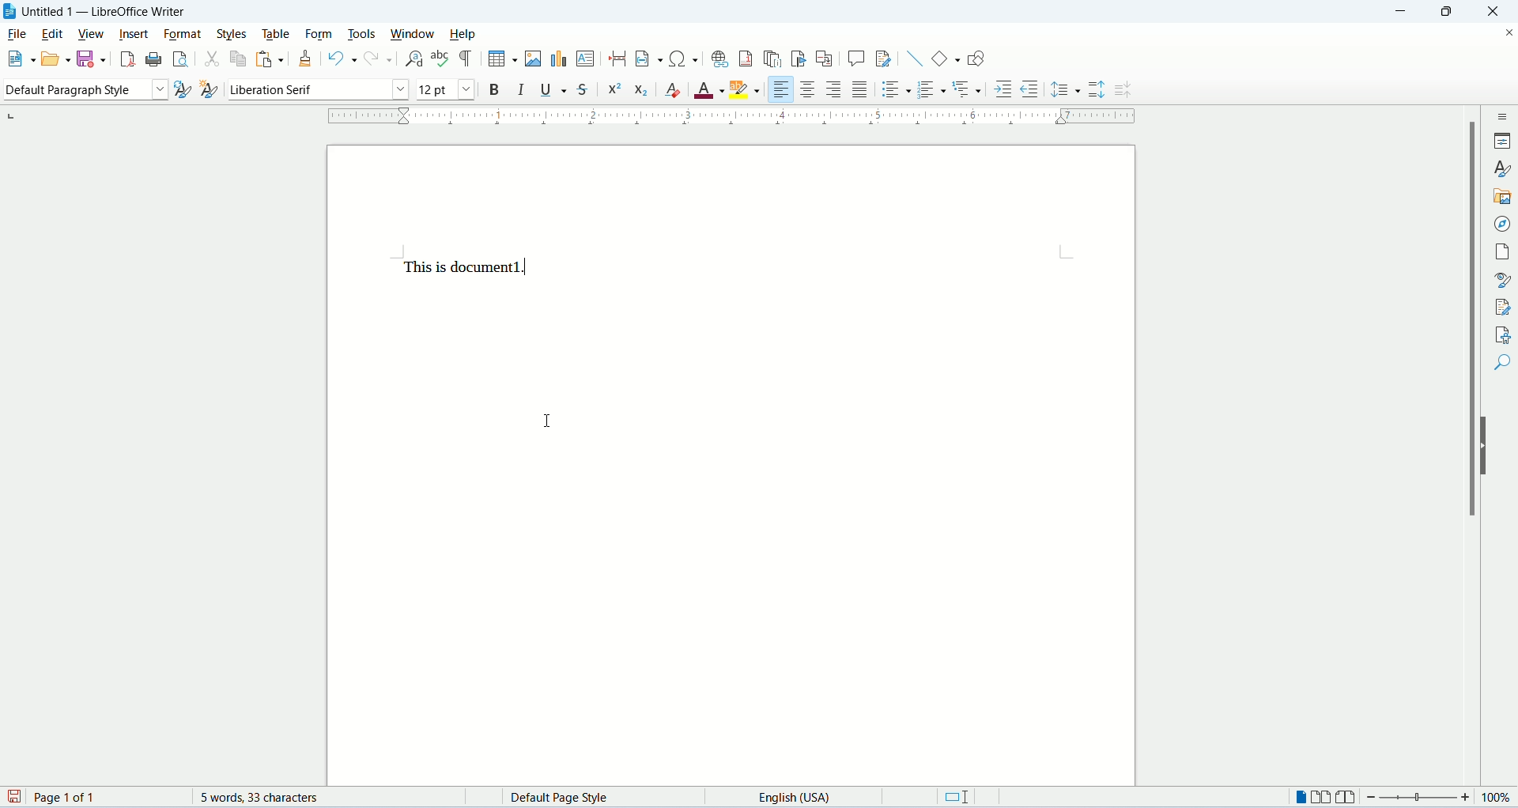  What do you see at coordinates (532, 57) in the screenshot?
I see `insert image` at bounding box center [532, 57].